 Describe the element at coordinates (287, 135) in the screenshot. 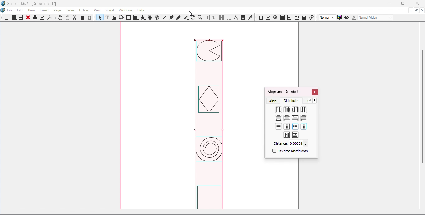

I see `Make horizontal gaps between items equal to the values specified` at that location.